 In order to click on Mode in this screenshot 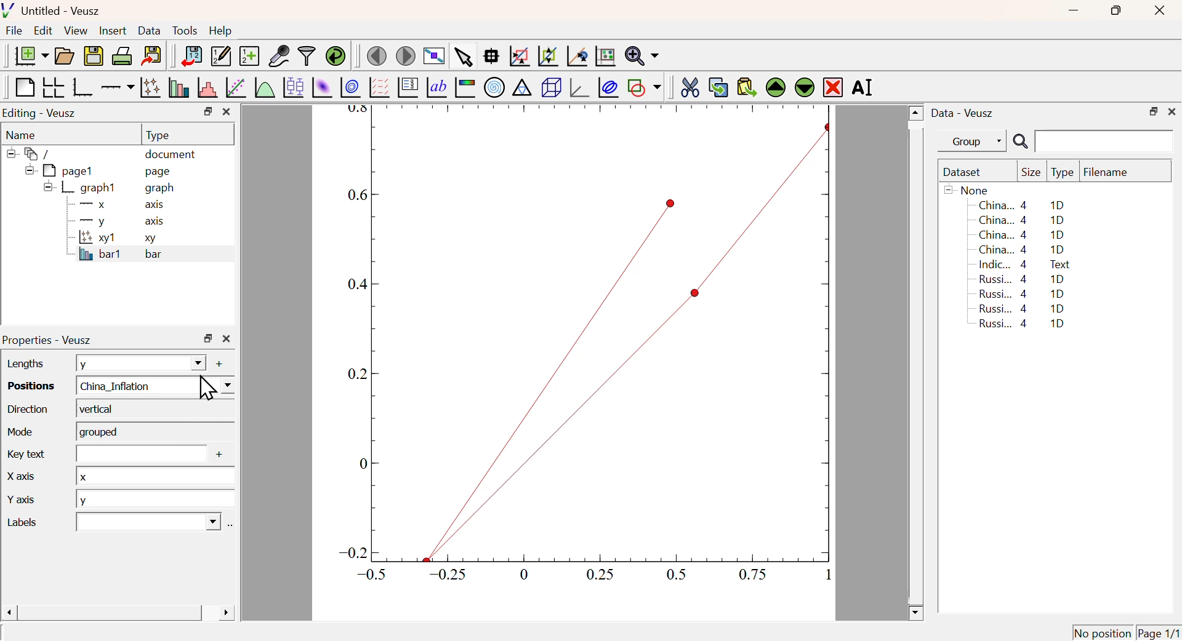, I will do `click(18, 430)`.